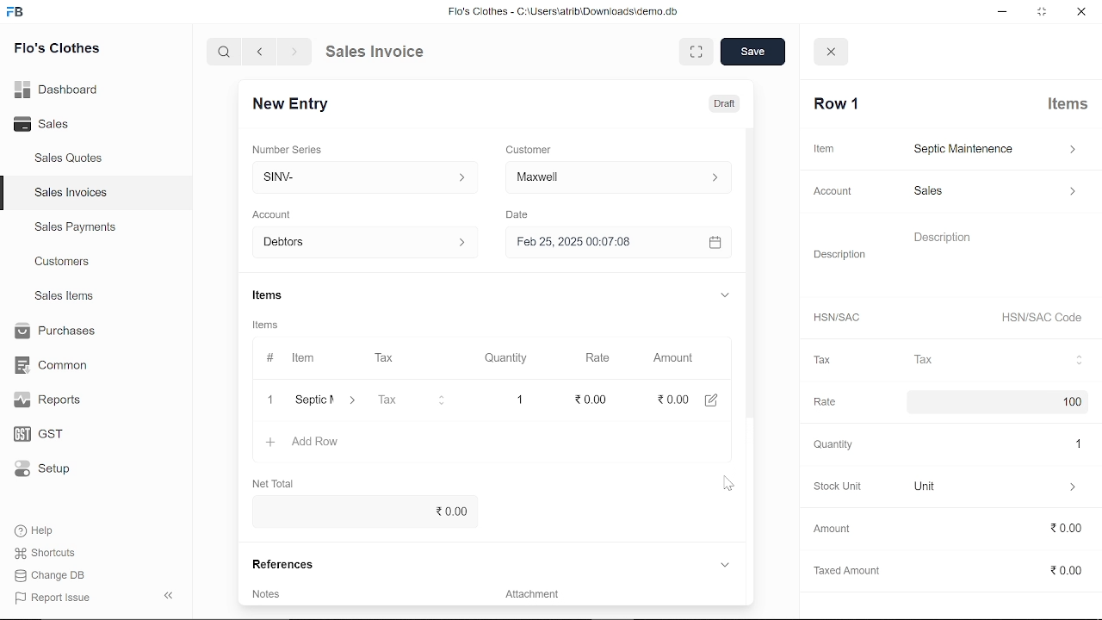 This screenshot has width=1102, height=620. What do you see at coordinates (753, 280) in the screenshot?
I see `vertical scrollbar` at bounding box center [753, 280].